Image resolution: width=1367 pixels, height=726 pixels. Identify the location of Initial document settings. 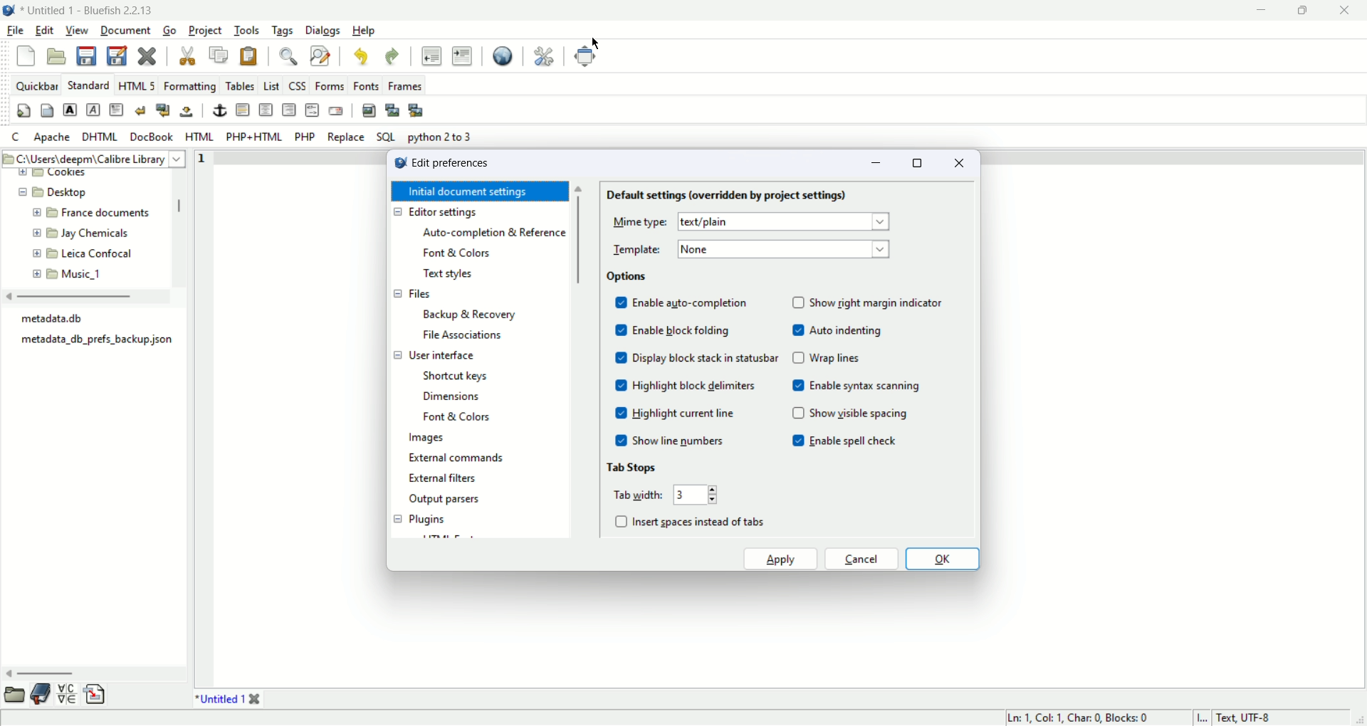
(468, 193).